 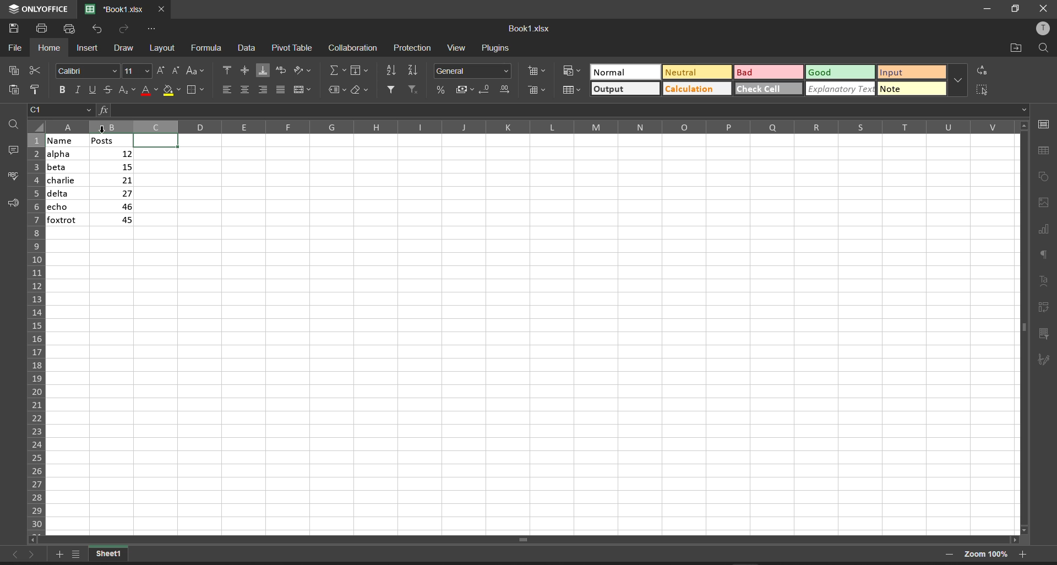 I want to click on move to the sheet right, so click(x=32, y=553).